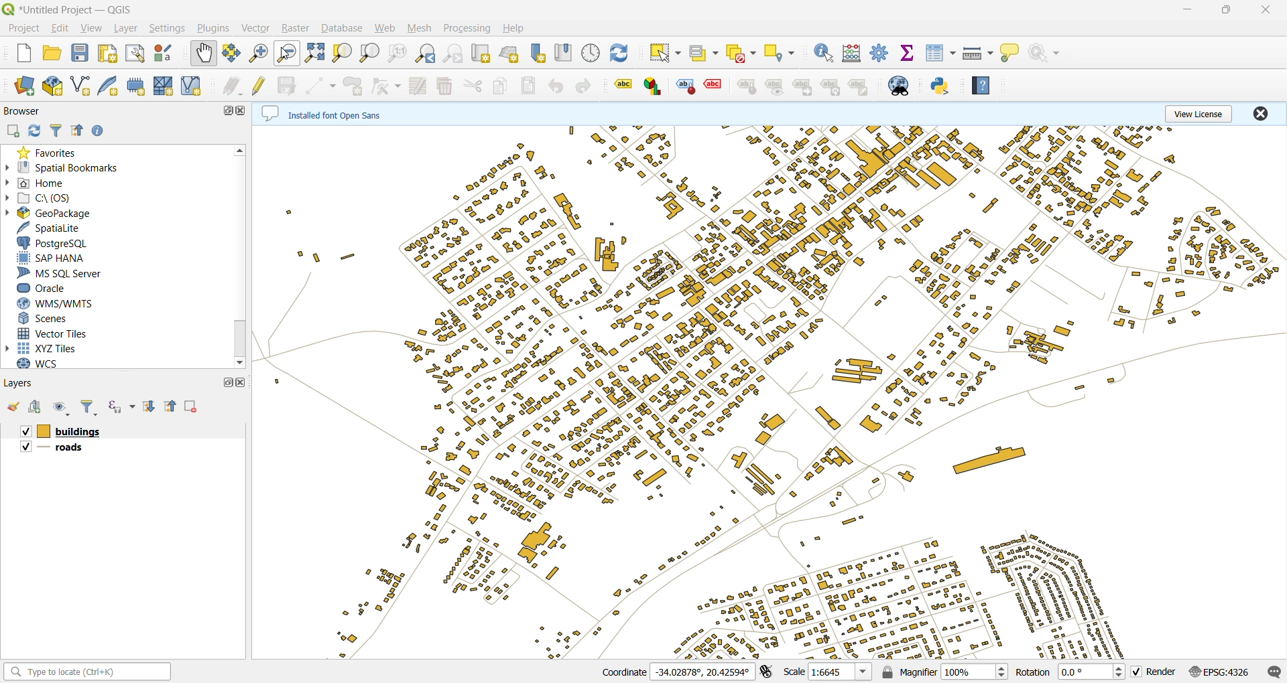 Image resolution: width=1287 pixels, height=683 pixels. I want to click on edit, so click(60, 28).